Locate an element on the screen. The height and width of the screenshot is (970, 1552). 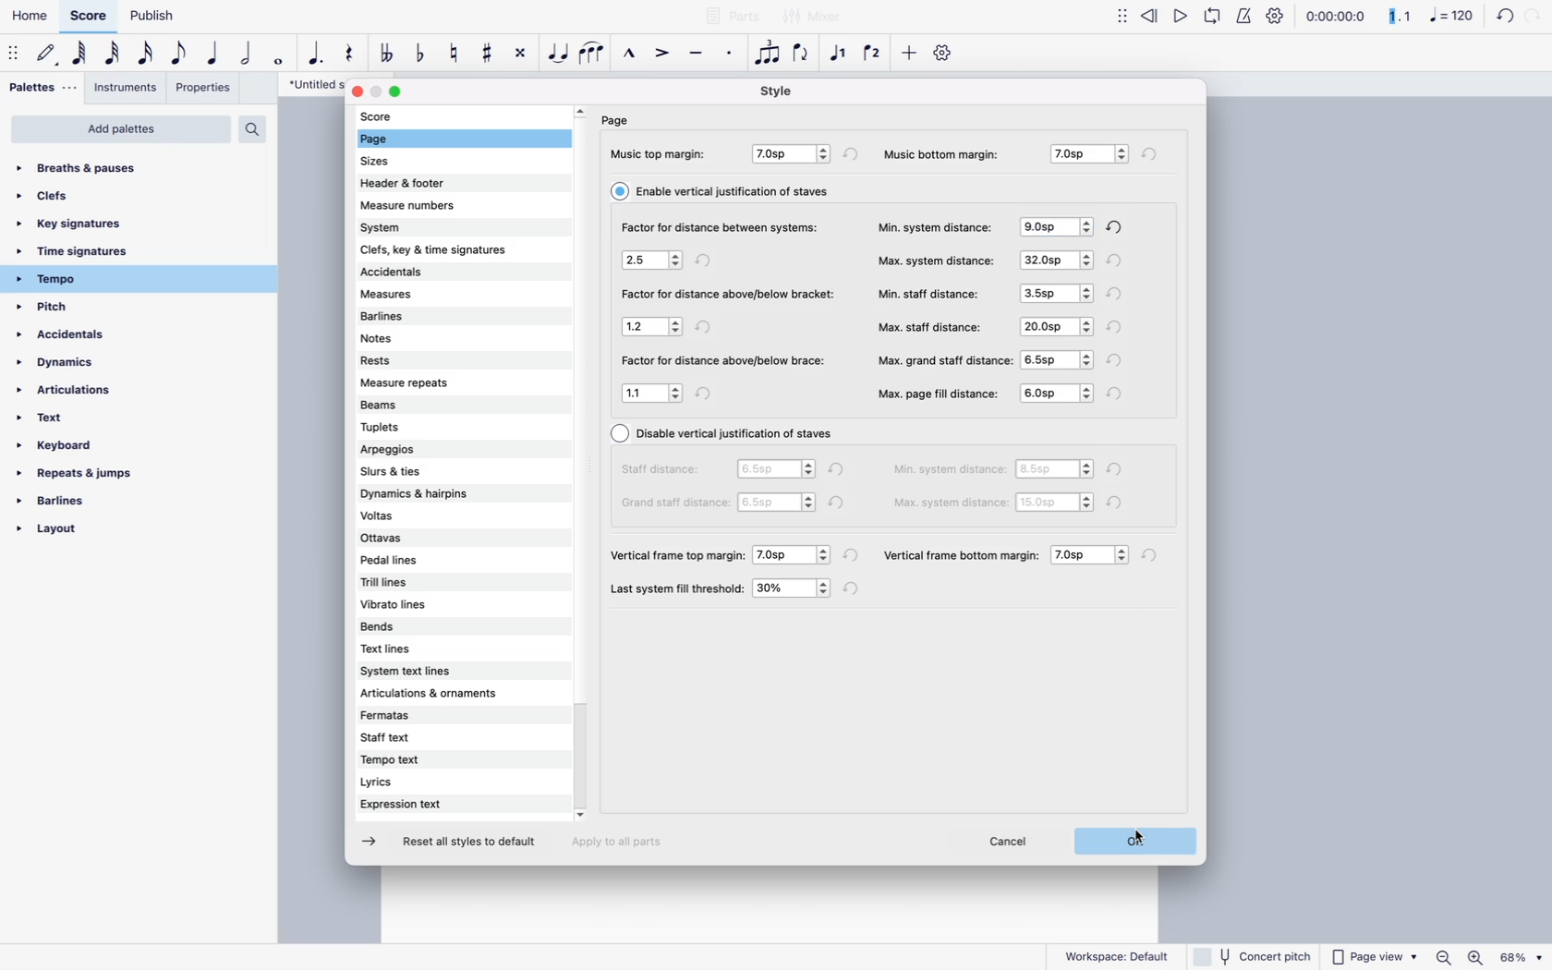
workspace is located at coordinates (1117, 953).